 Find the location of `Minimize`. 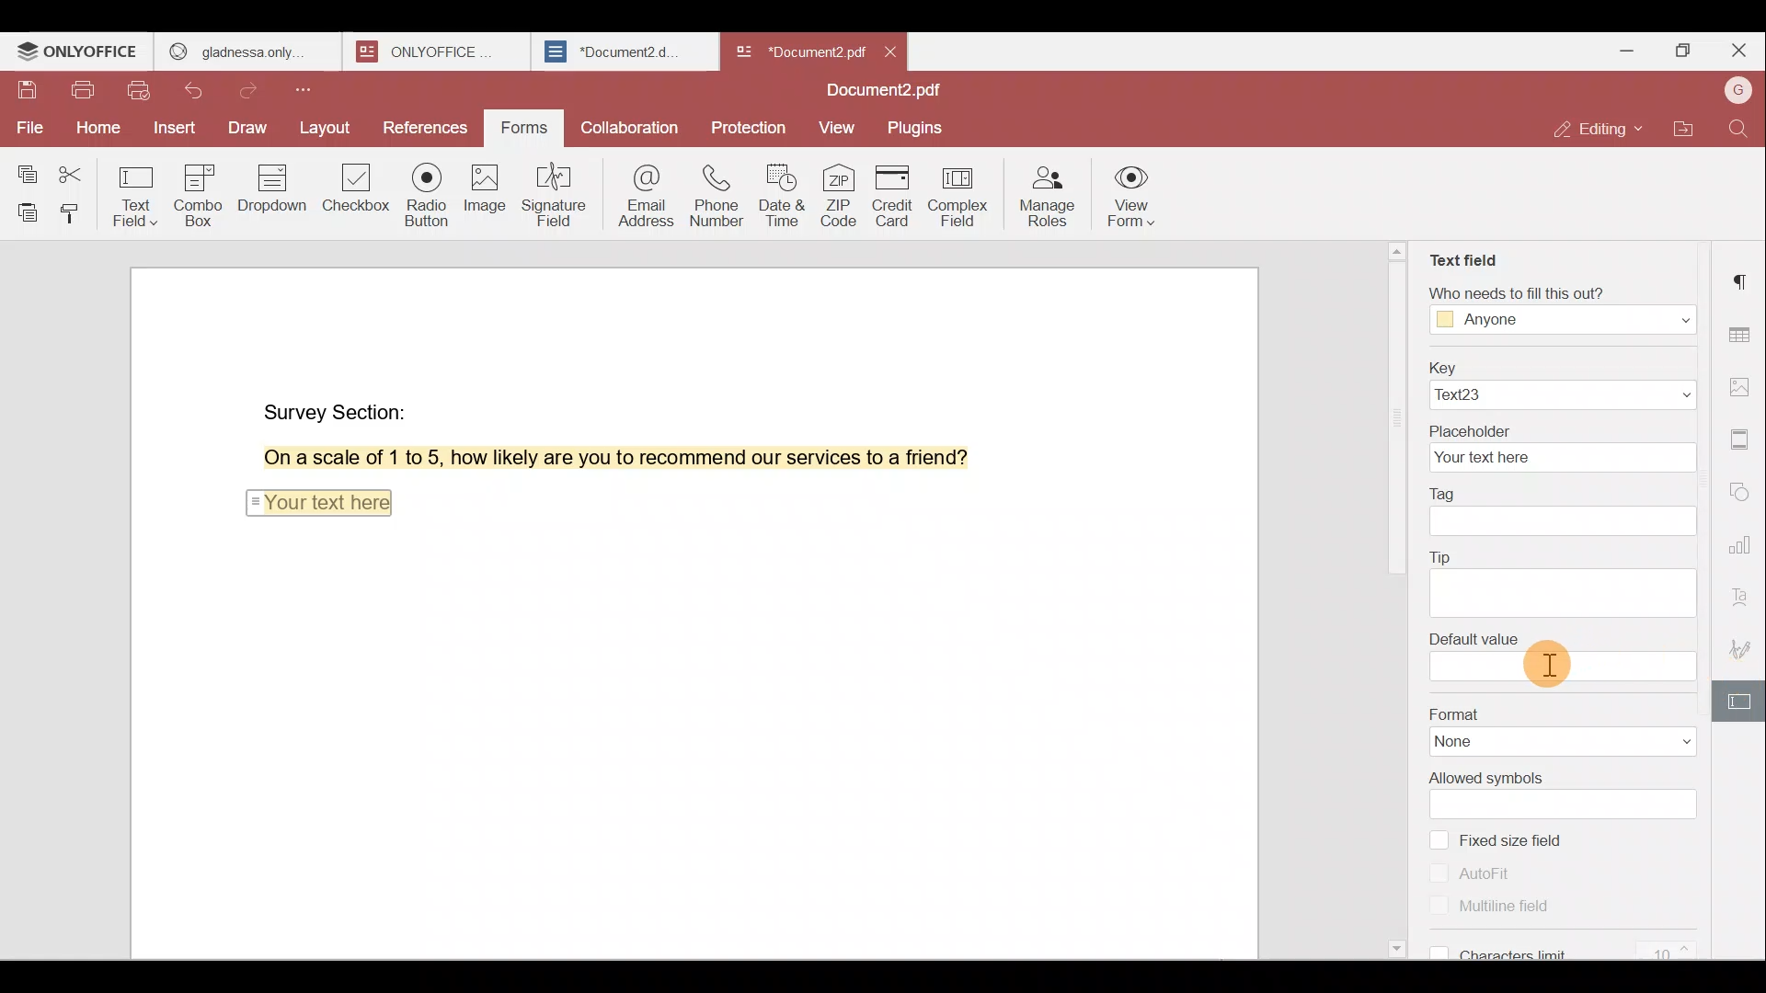

Minimize is located at coordinates (1622, 49).